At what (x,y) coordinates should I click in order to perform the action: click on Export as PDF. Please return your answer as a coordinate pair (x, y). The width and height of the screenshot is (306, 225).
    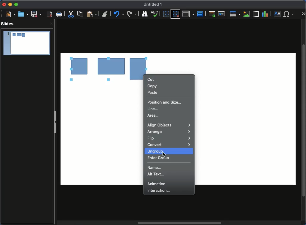
    Looking at the image, I should click on (49, 14).